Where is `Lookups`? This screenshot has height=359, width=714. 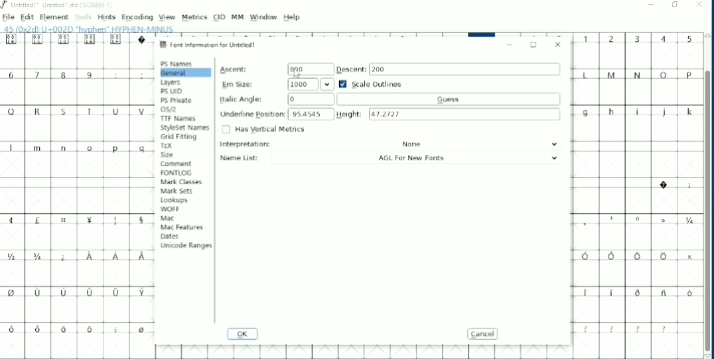 Lookups is located at coordinates (174, 201).